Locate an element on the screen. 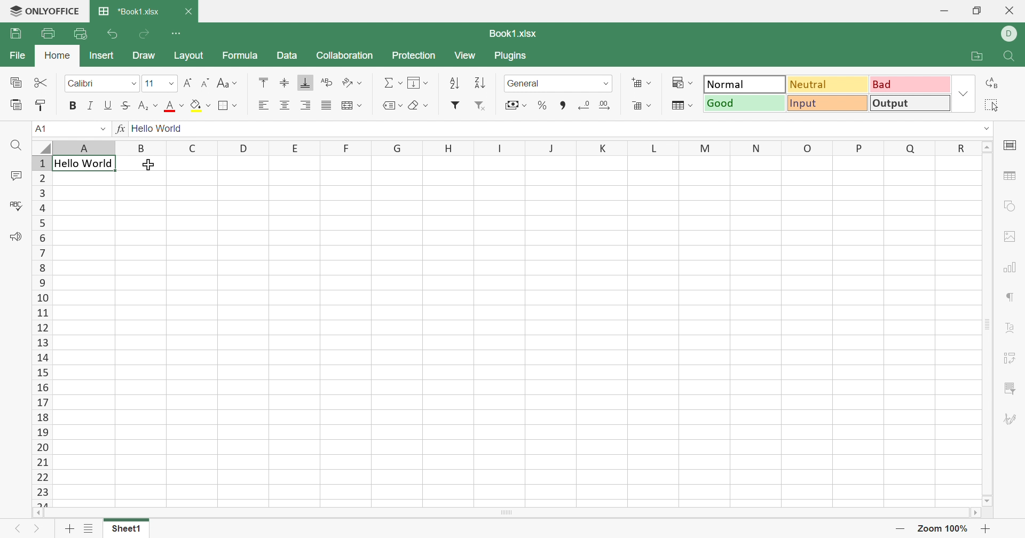 Image resolution: width=1025 pixels, height=538 pixels. Print file is located at coordinates (47, 33).